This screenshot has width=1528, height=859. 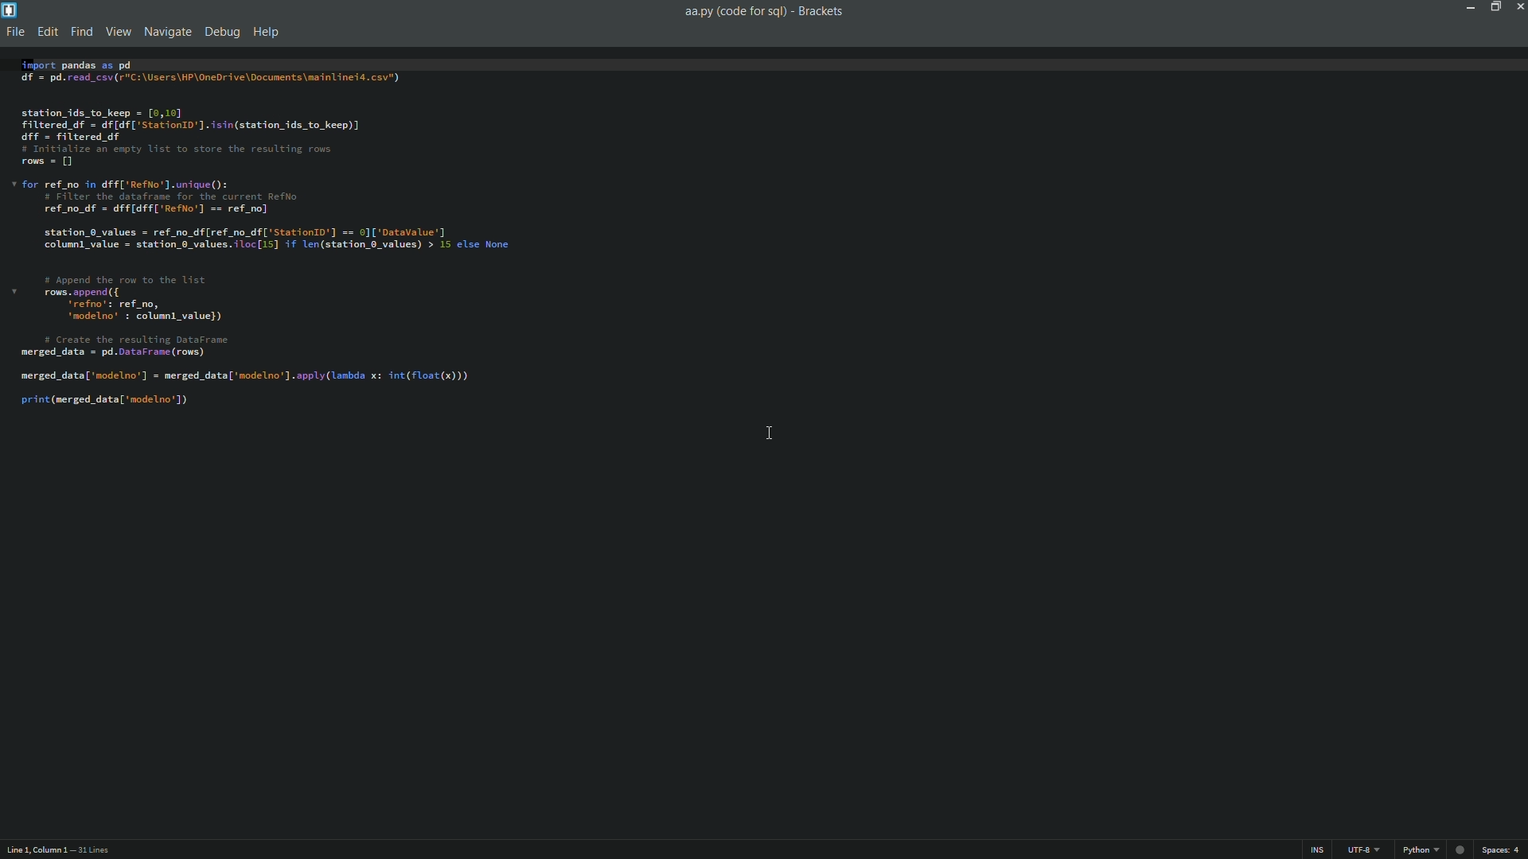 I want to click on minimize, so click(x=1468, y=8).